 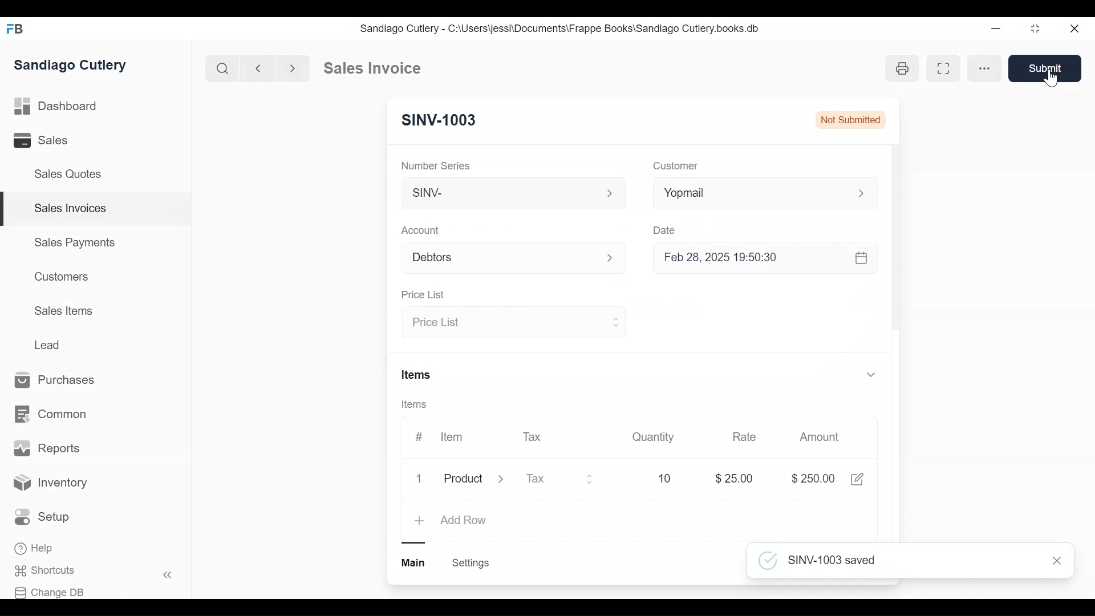 What do you see at coordinates (421, 230) in the screenshot?
I see `Account` at bounding box center [421, 230].